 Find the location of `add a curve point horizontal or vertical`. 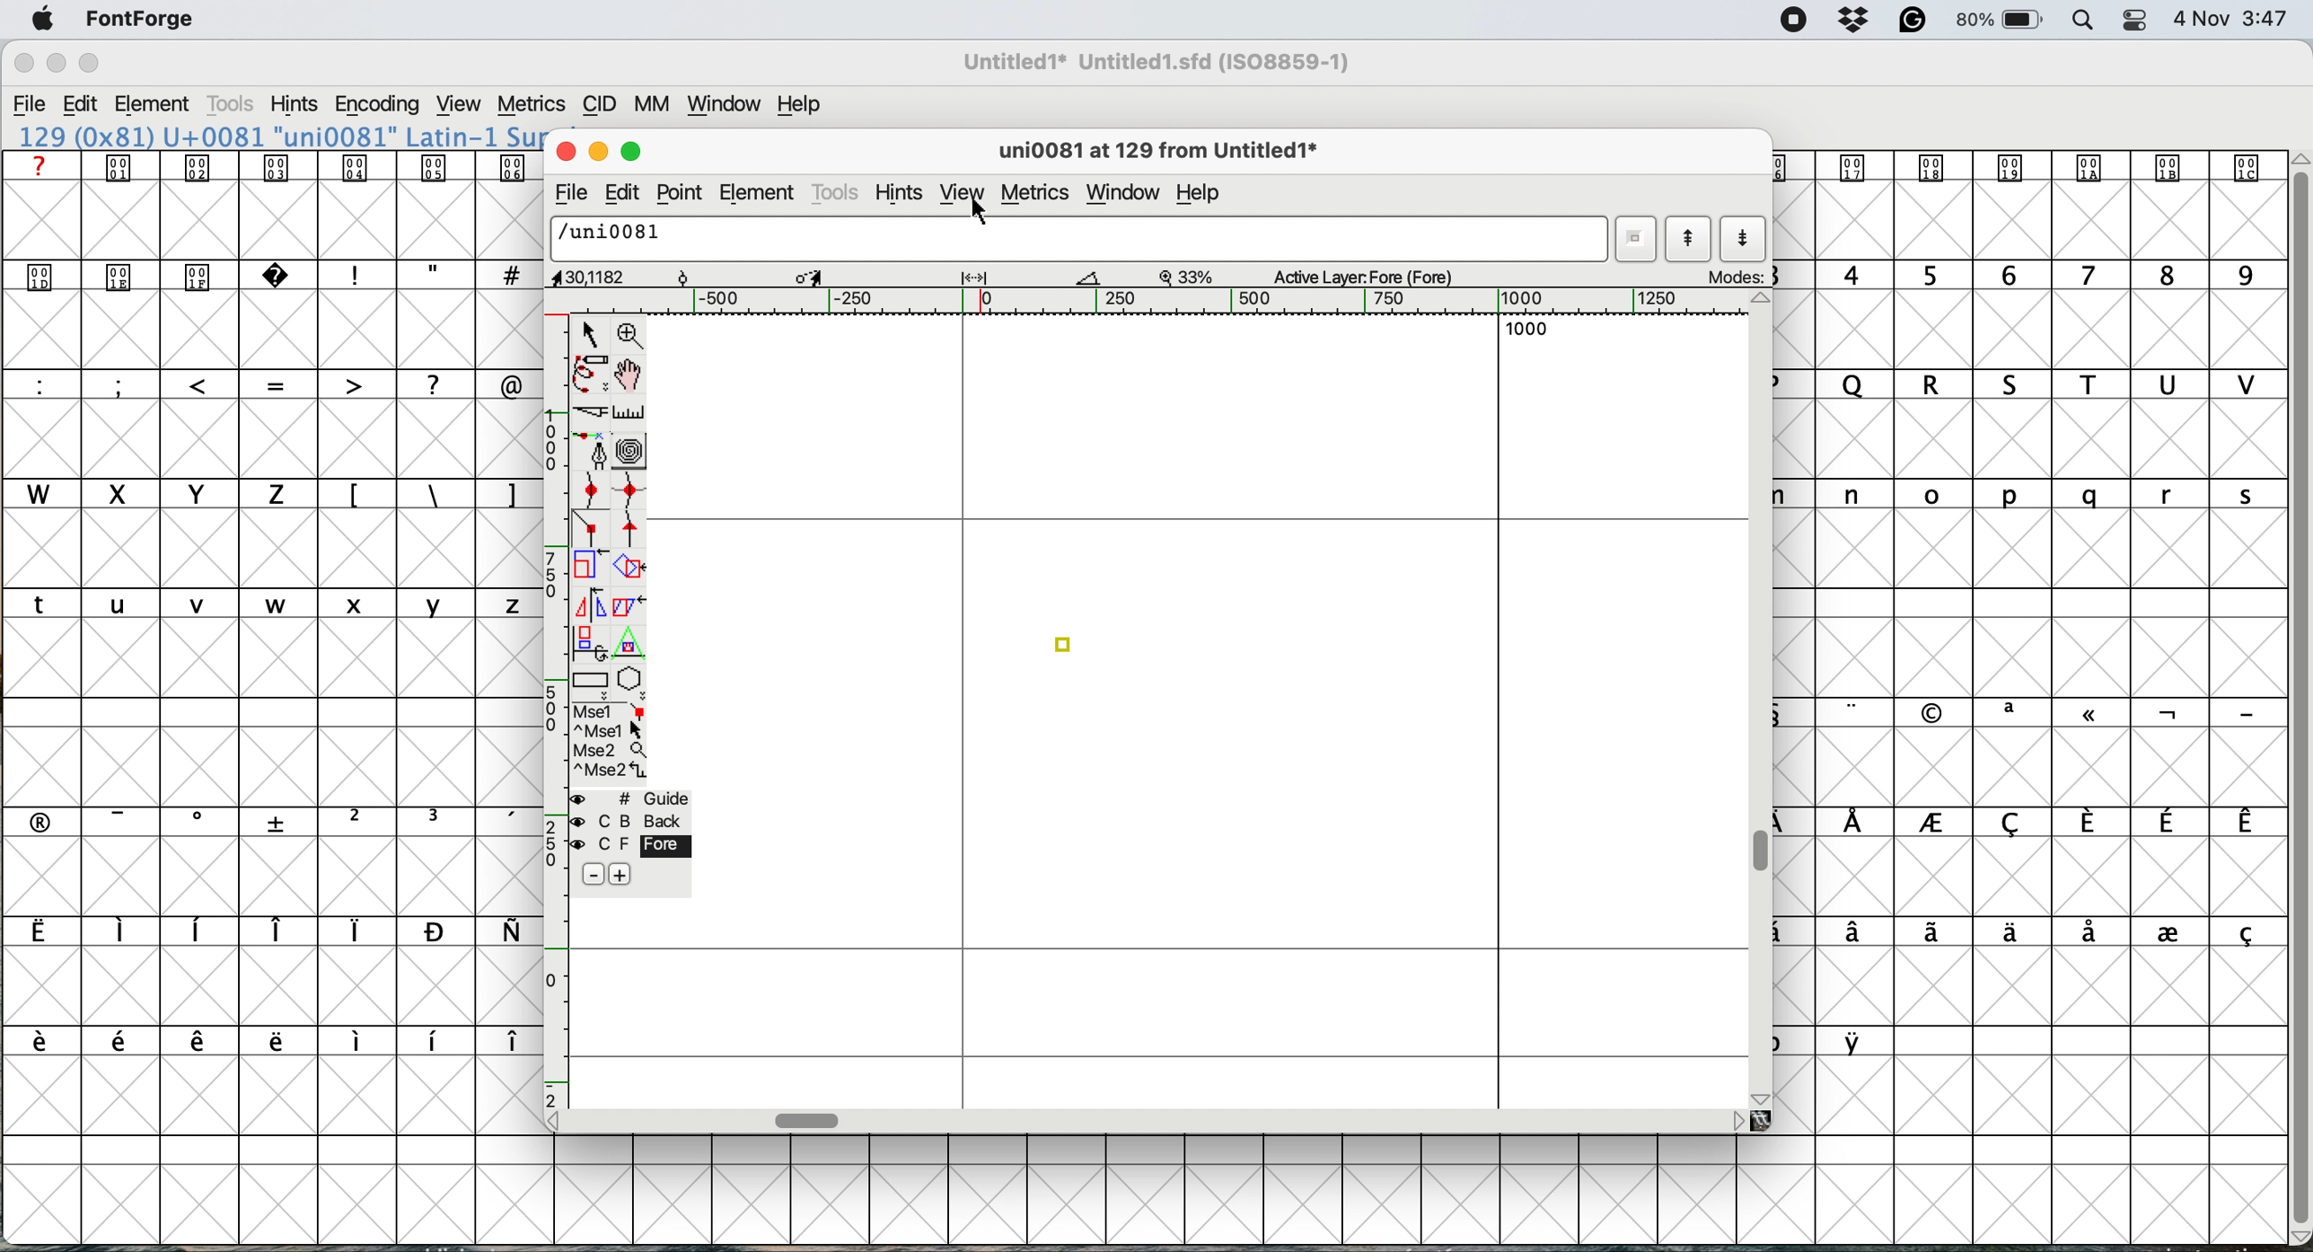

add a curve point horizontal or vertical is located at coordinates (629, 494).